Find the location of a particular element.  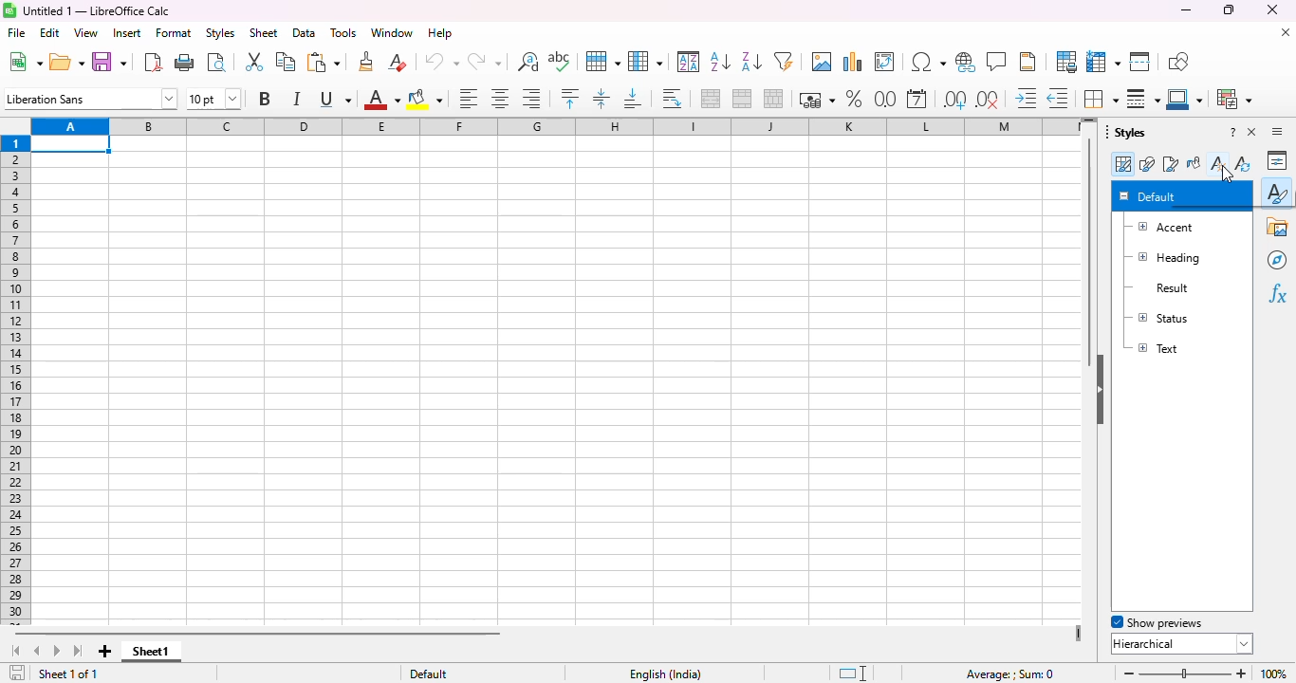

conditional is located at coordinates (1235, 99).